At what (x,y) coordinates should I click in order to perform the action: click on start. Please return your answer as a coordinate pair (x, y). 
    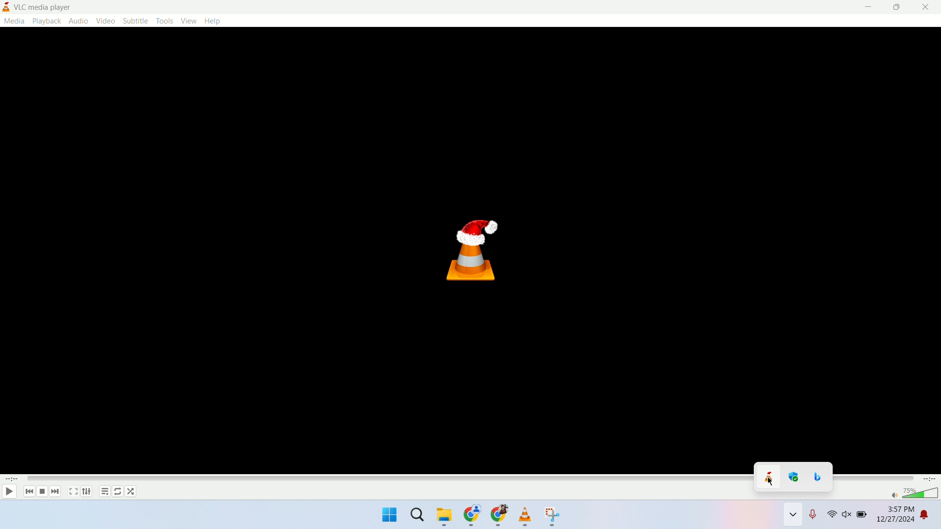
    Looking at the image, I should click on (389, 516).